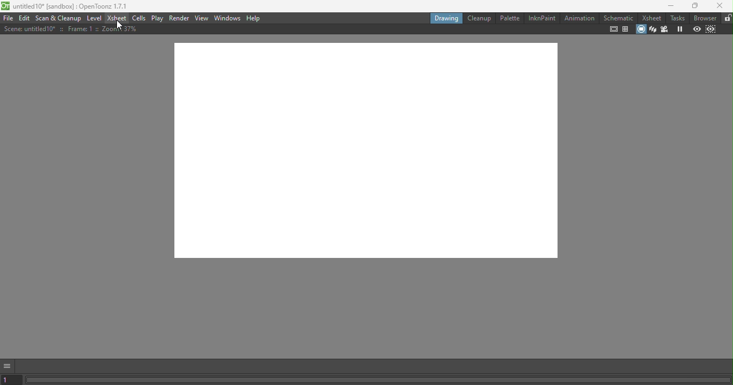  I want to click on Set the current frame, so click(12, 380).